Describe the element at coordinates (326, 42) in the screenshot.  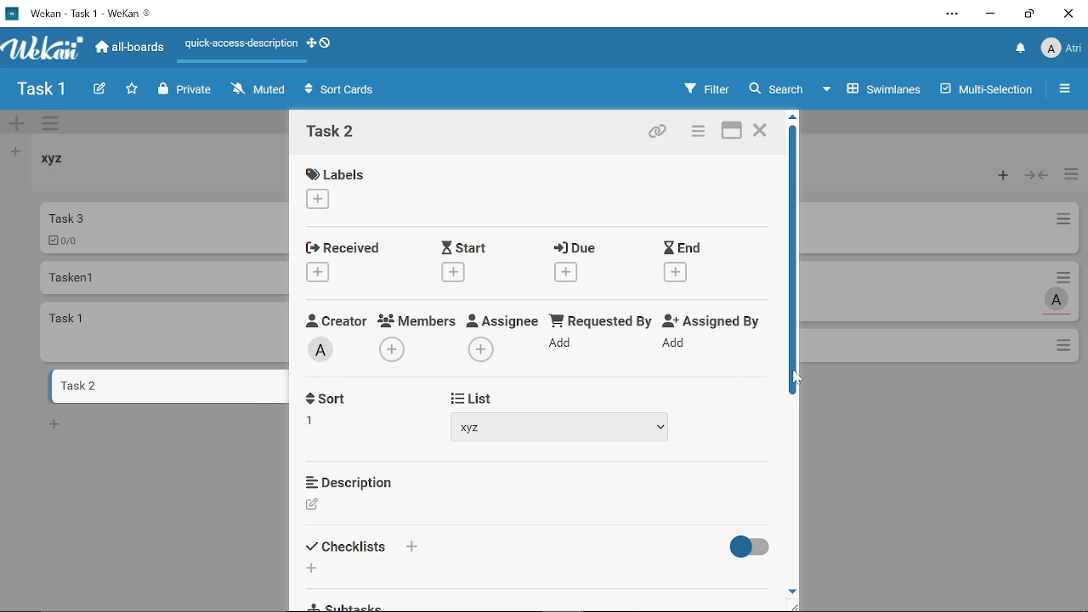
I see `Show desktop drag handlws` at that location.